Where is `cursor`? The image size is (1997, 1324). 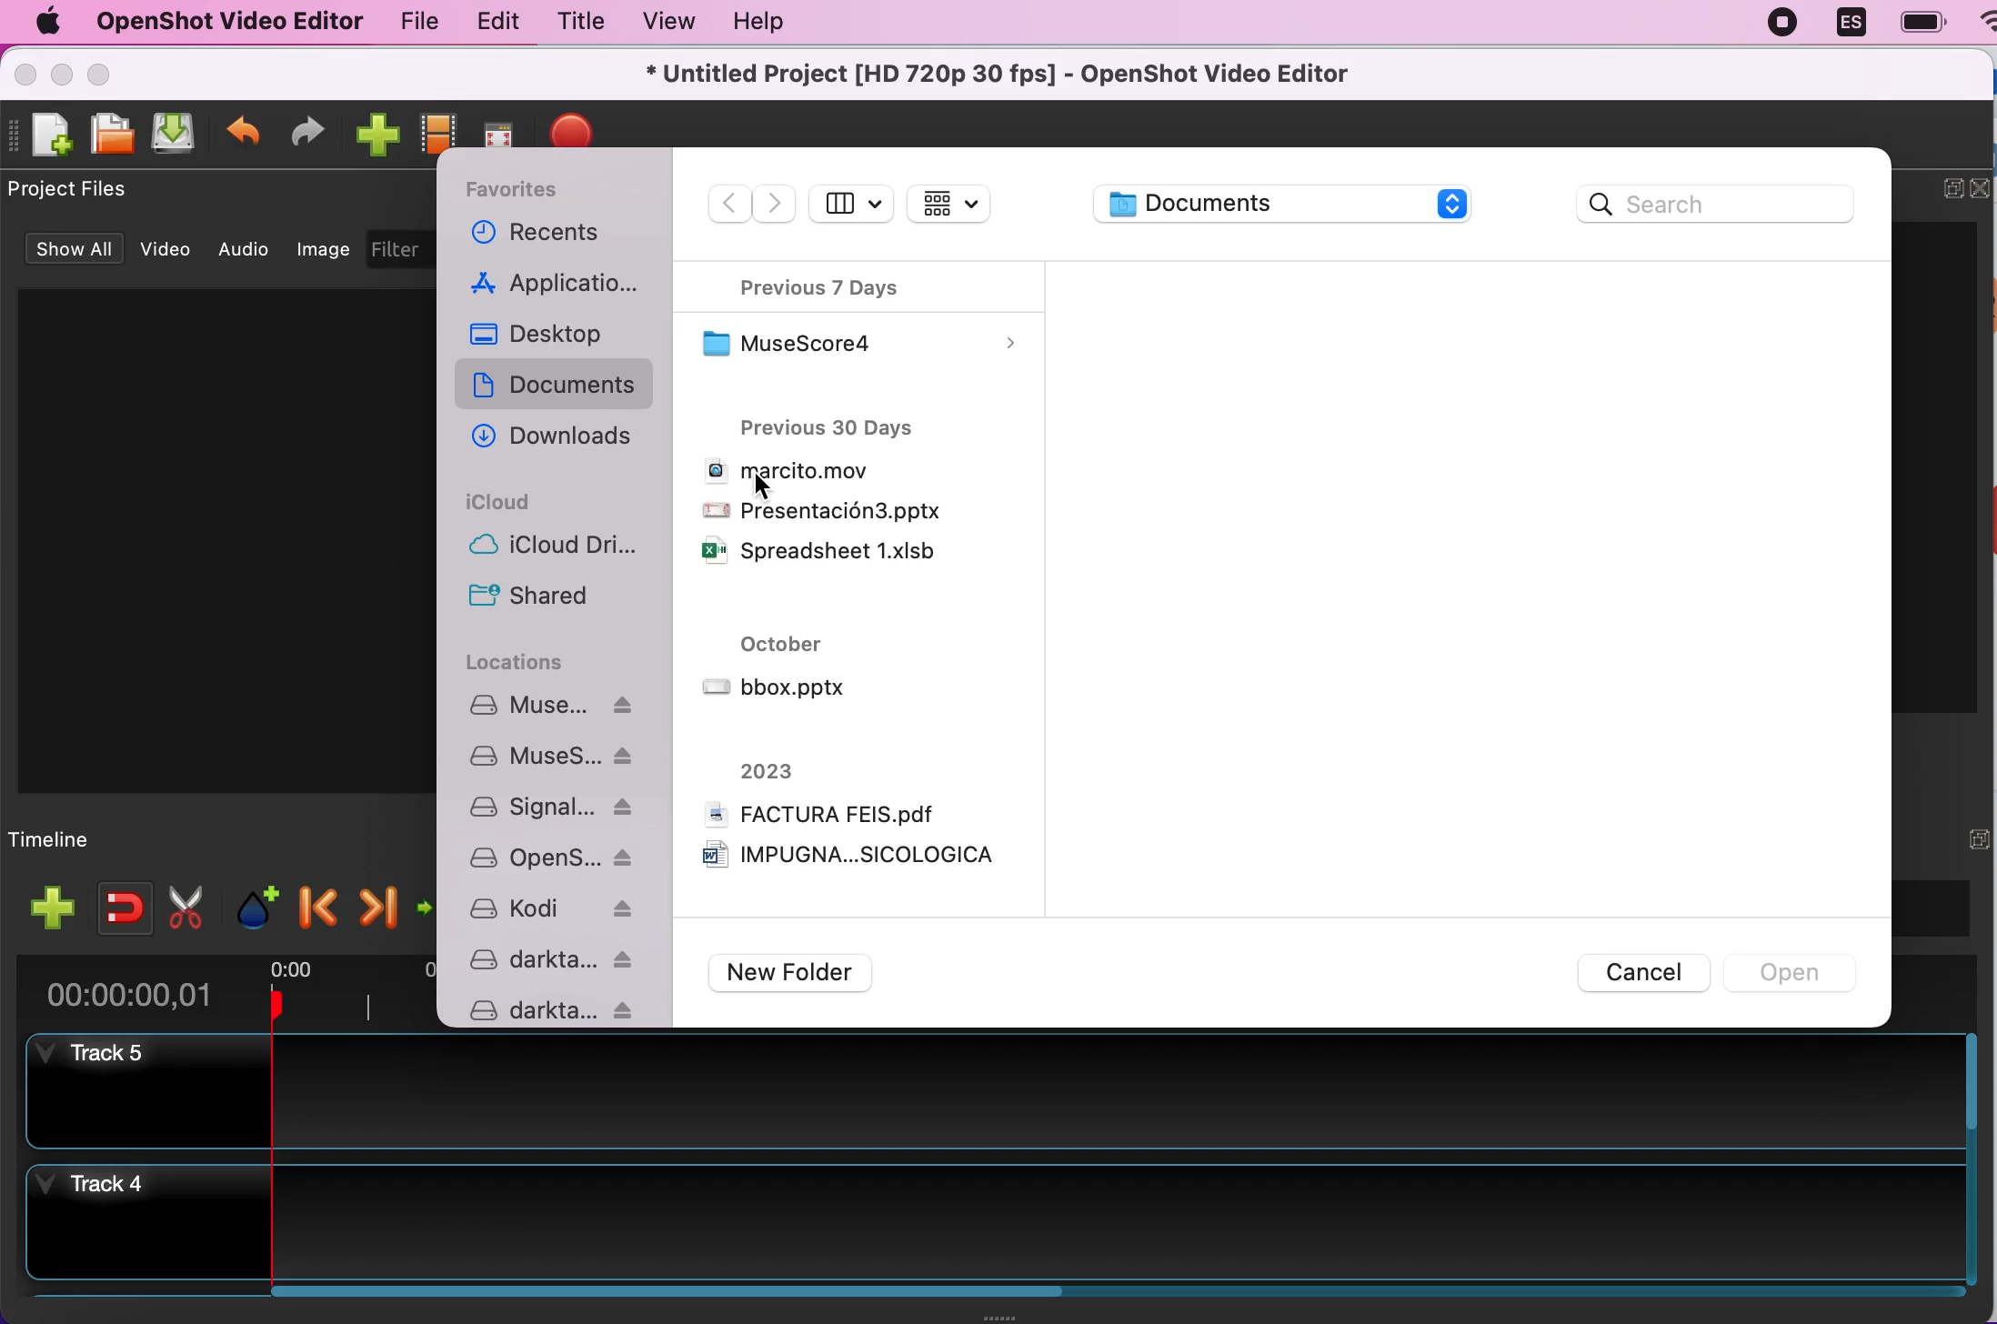
cursor is located at coordinates (766, 493).